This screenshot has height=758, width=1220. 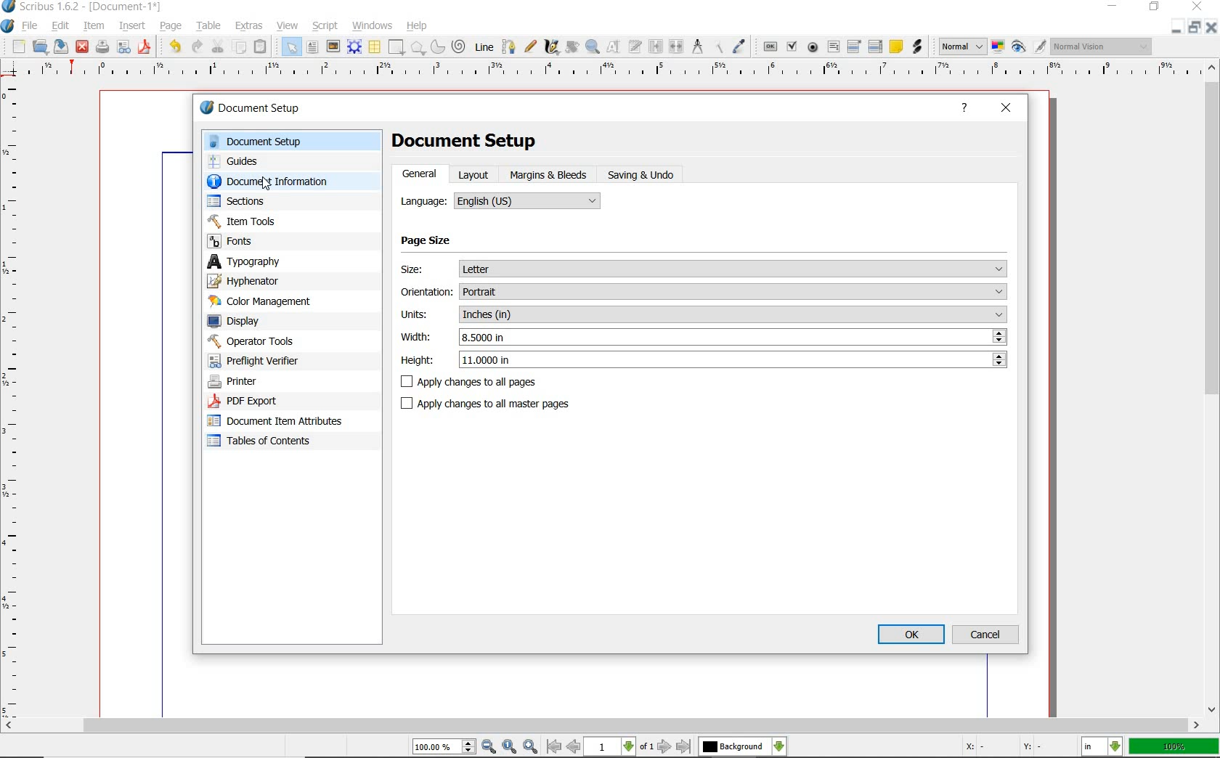 What do you see at coordinates (354, 47) in the screenshot?
I see `render frame` at bounding box center [354, 47].